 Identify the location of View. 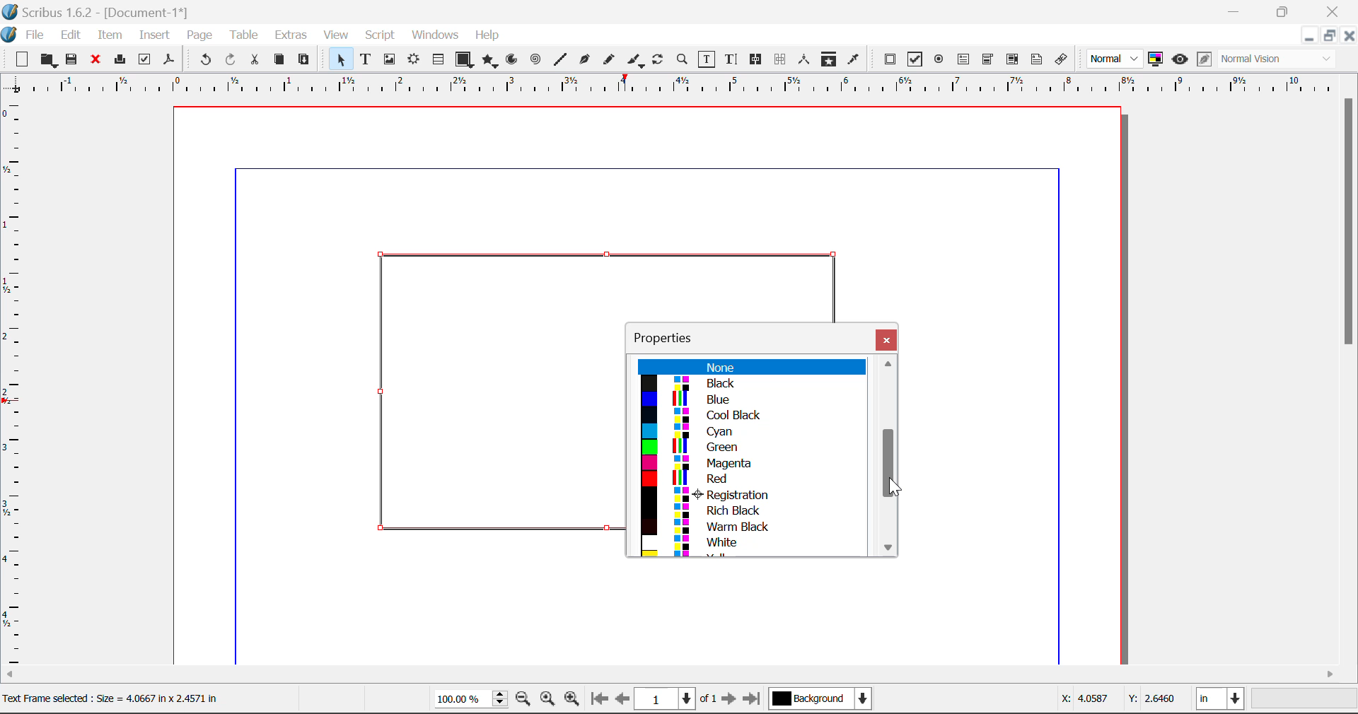
(337, 36).